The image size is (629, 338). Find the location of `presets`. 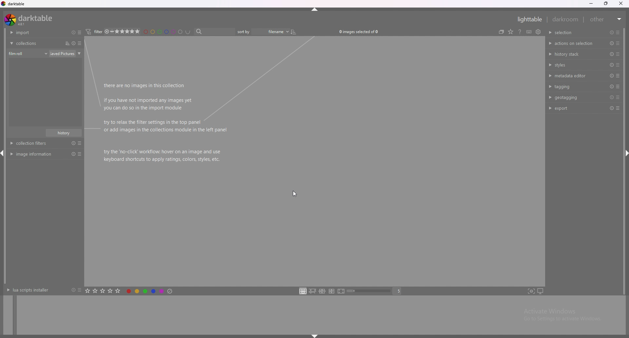

presets is located at coordinates (618, 109).